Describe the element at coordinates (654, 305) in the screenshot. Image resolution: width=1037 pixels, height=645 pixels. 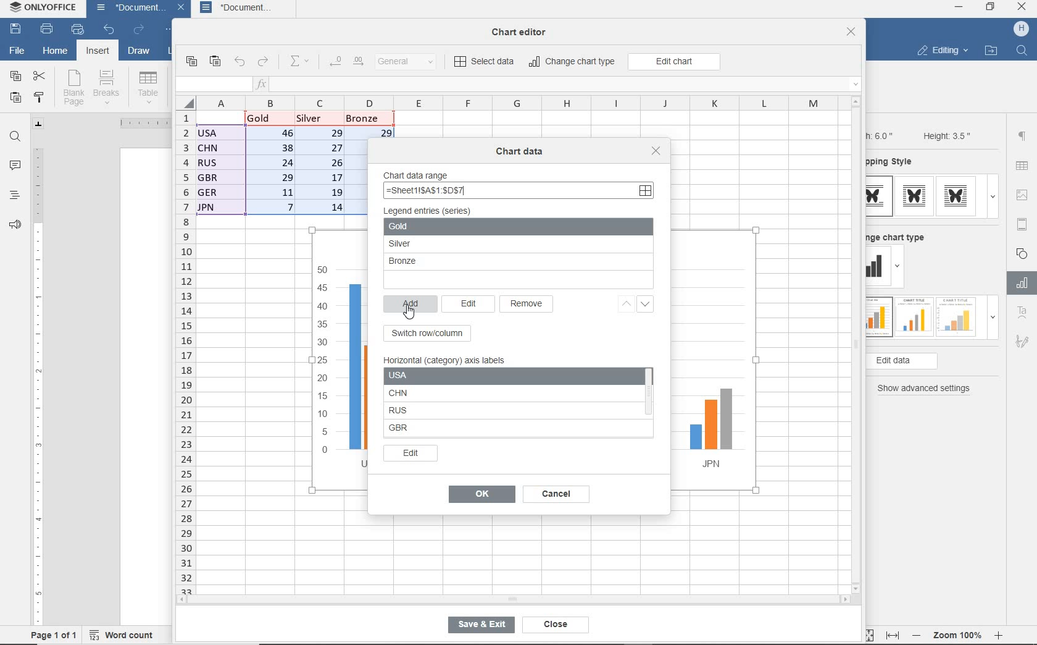
I see `down` at that location.